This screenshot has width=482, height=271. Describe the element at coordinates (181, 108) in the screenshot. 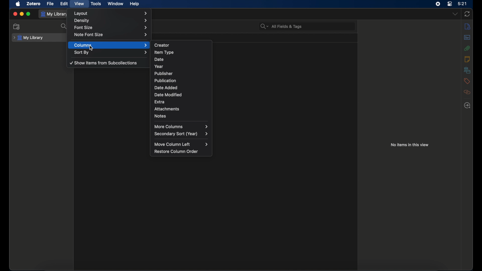

I see `attachments` at that location.